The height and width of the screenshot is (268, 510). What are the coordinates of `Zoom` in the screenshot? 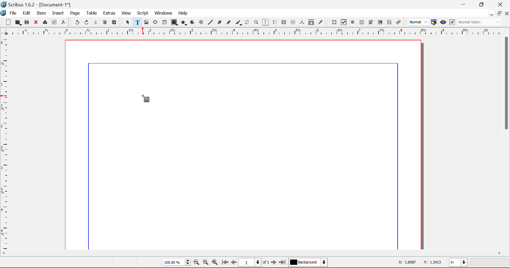 It's located at (257, 22).